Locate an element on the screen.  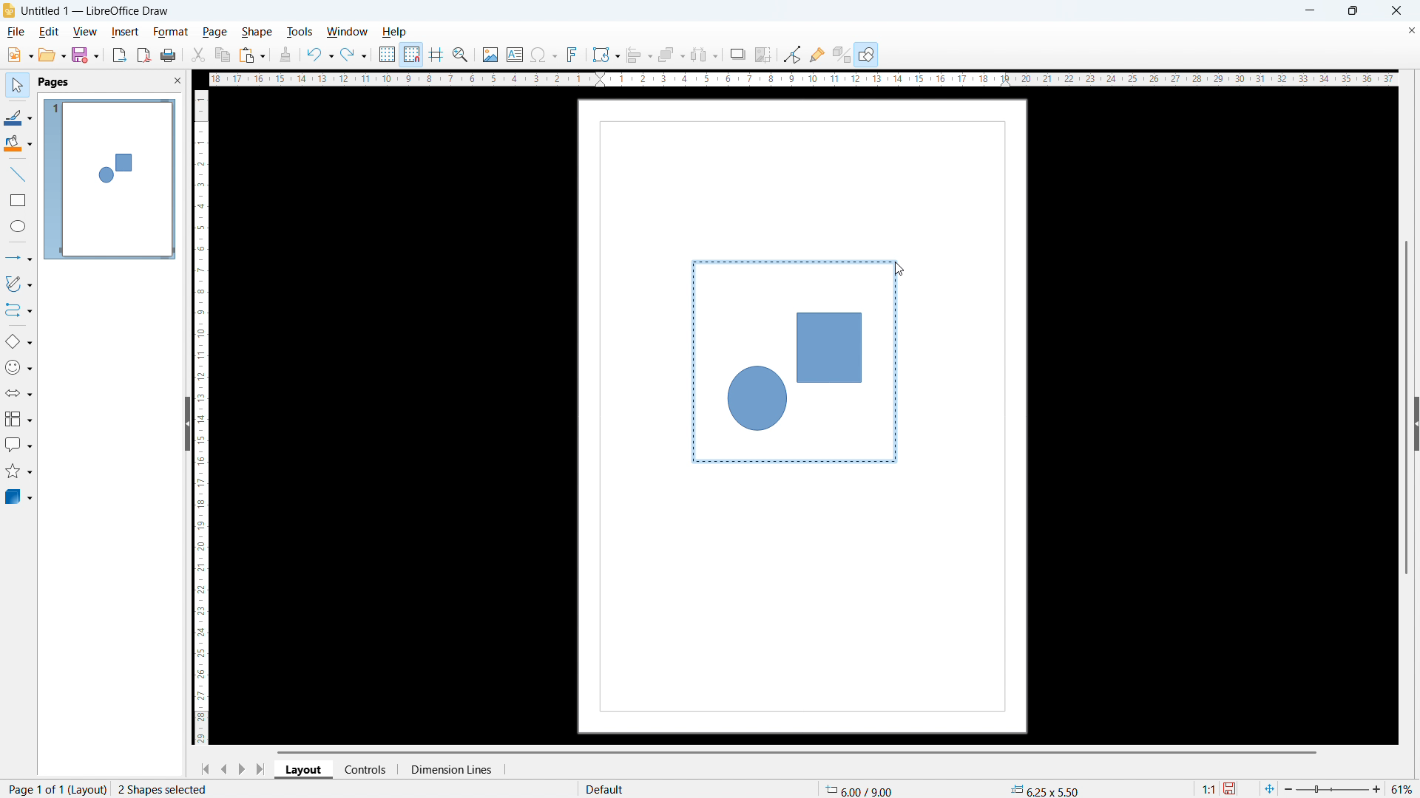
stars & banners is located at coordinates (19, 472).